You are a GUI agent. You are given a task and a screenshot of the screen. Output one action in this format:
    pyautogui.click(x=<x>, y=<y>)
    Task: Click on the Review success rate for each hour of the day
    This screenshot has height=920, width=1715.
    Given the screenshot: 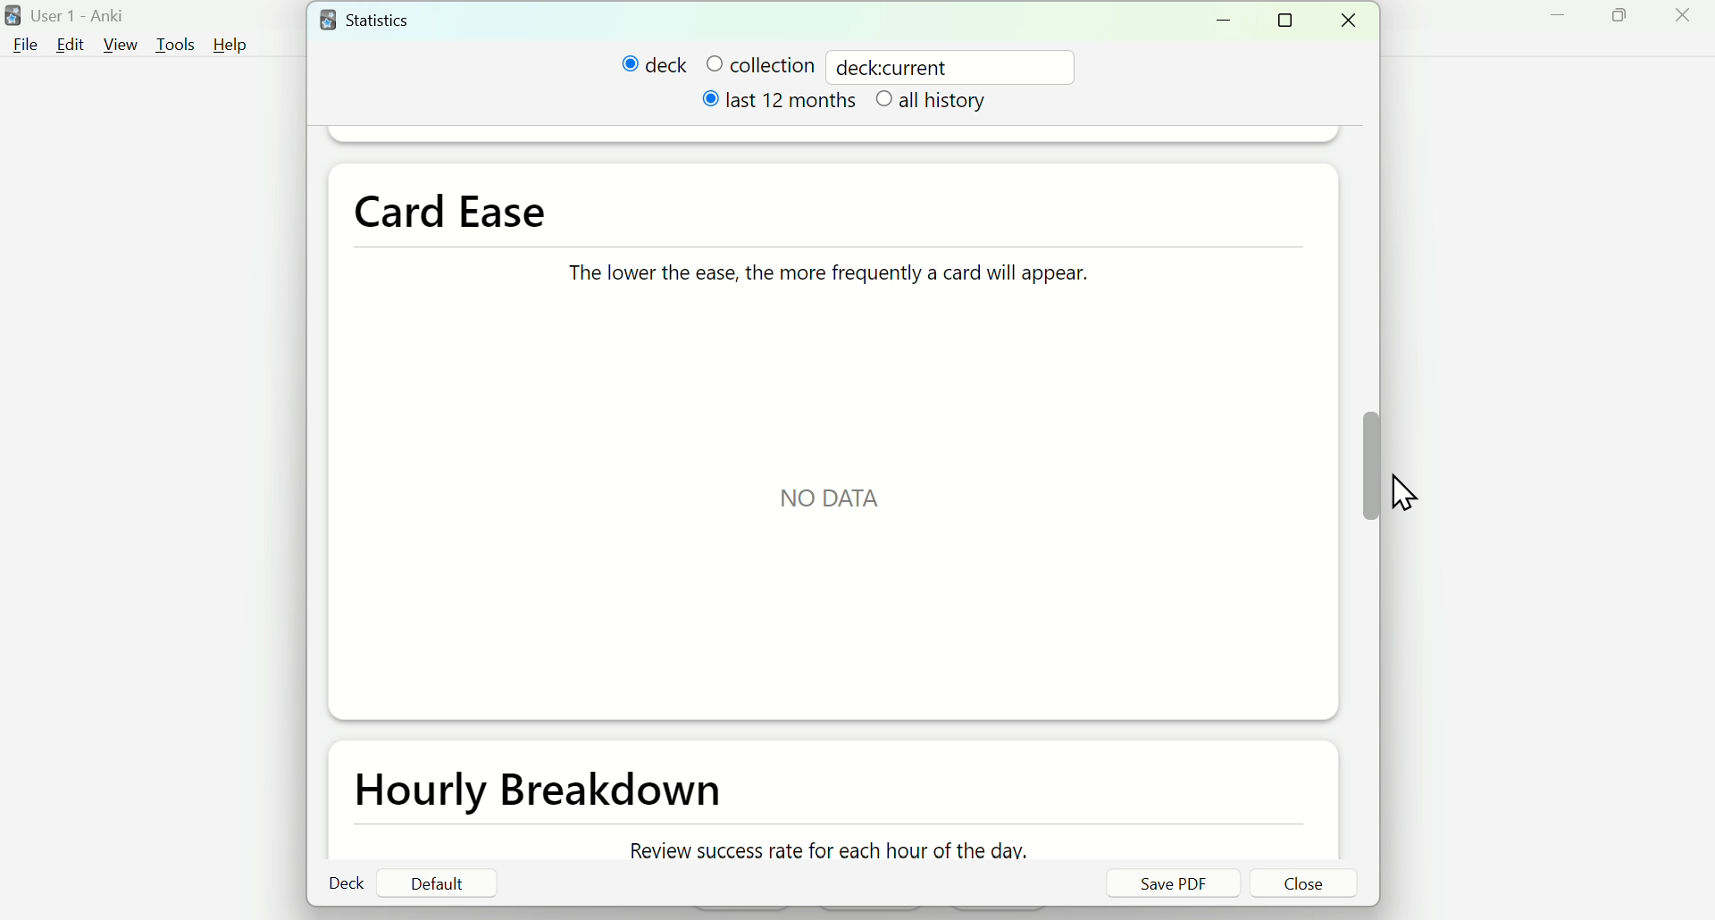 What is the action you would take?
    pyautogui.click(x=824, y=850)
    